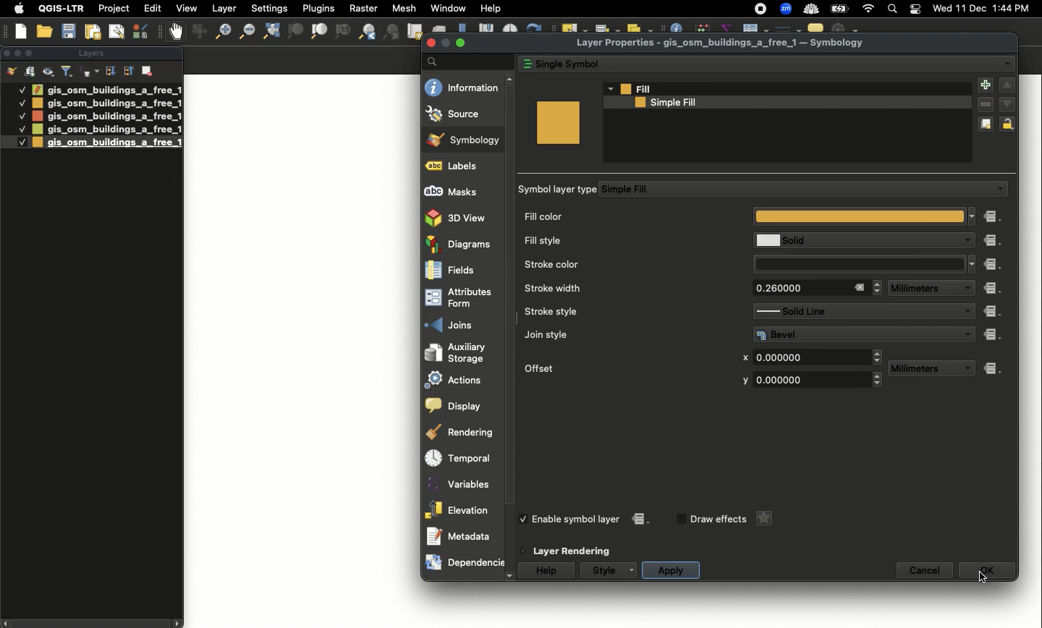  I want to click on Minimize, so click(445, 43).